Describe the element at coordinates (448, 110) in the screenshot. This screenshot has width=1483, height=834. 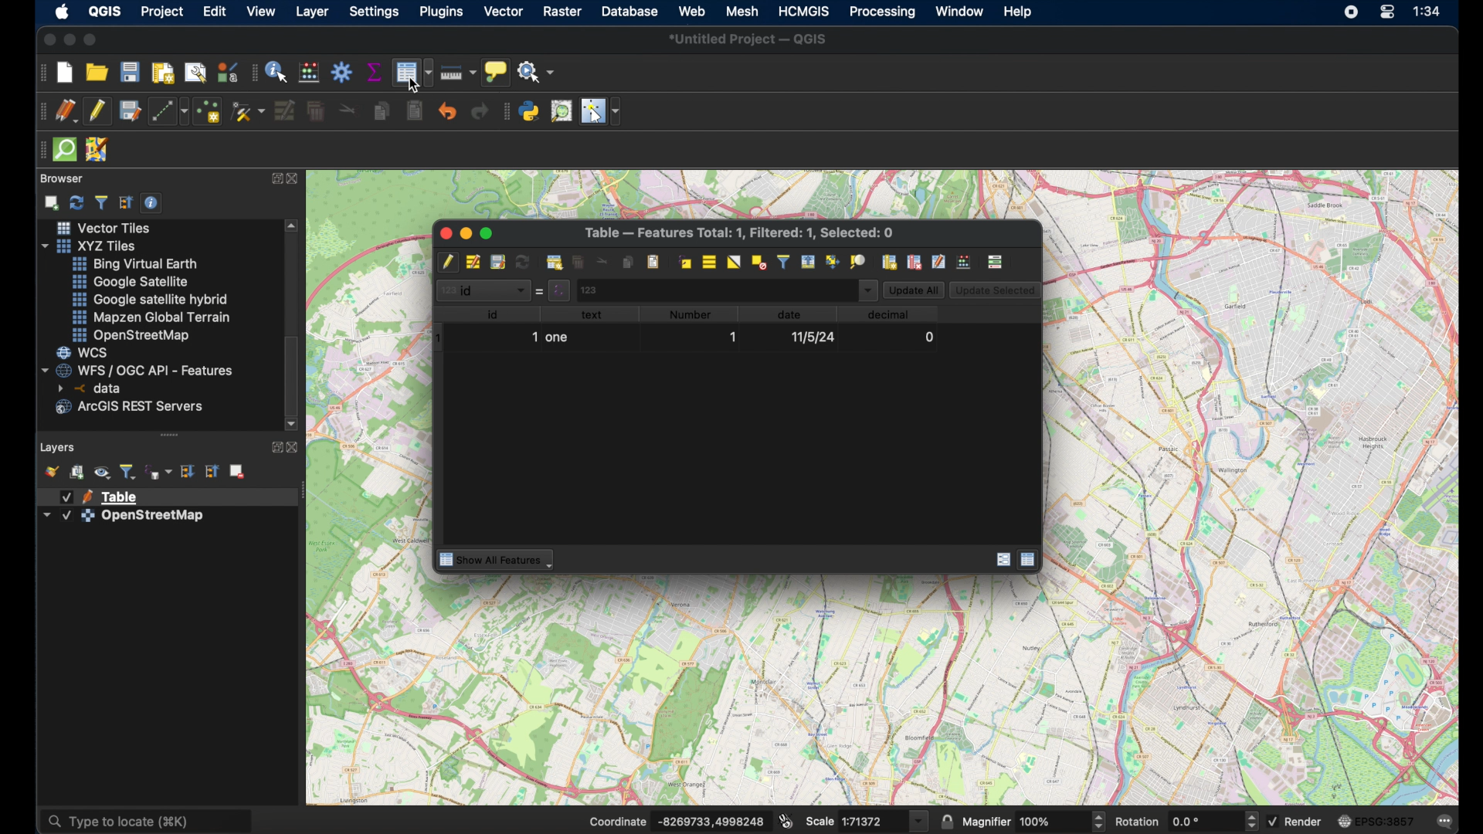
I see `undo` at that location.